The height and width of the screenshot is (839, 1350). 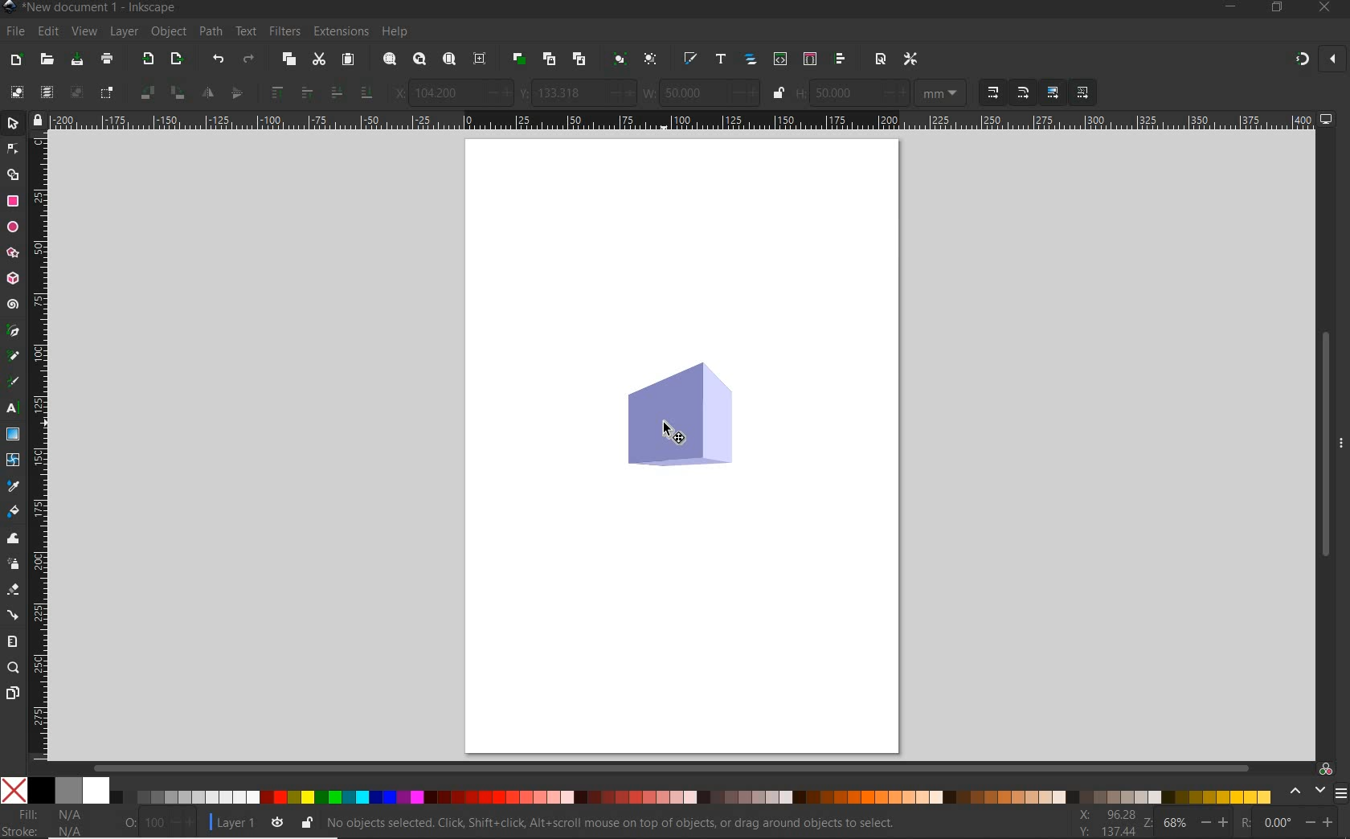 I want to click on scrollbar, so click(x=1322, y=443).